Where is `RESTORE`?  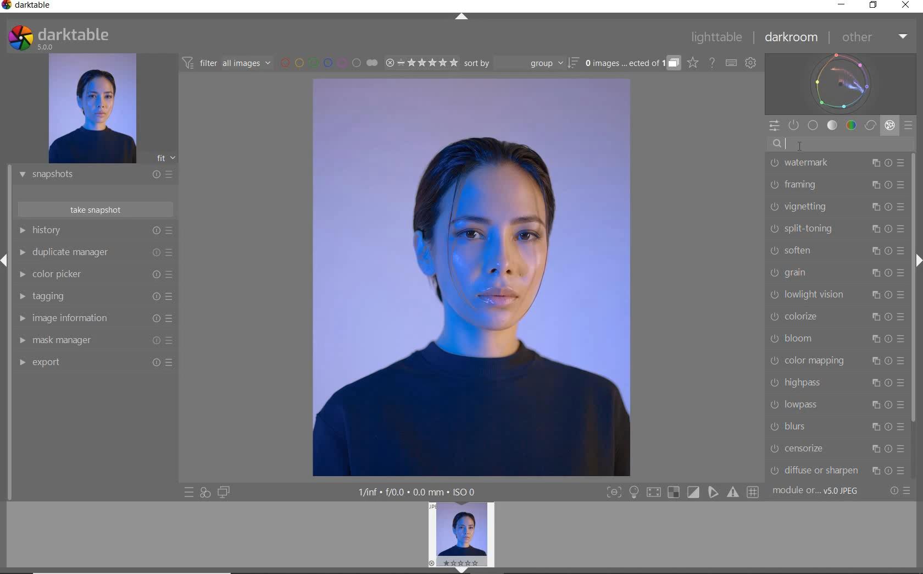 RESTORE is located at coordinates (875, 5).